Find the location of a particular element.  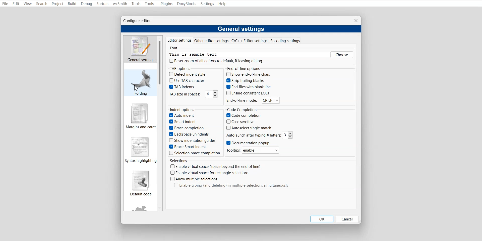

Autolaunch after typing # letters: is located at coordinates (253, 135).